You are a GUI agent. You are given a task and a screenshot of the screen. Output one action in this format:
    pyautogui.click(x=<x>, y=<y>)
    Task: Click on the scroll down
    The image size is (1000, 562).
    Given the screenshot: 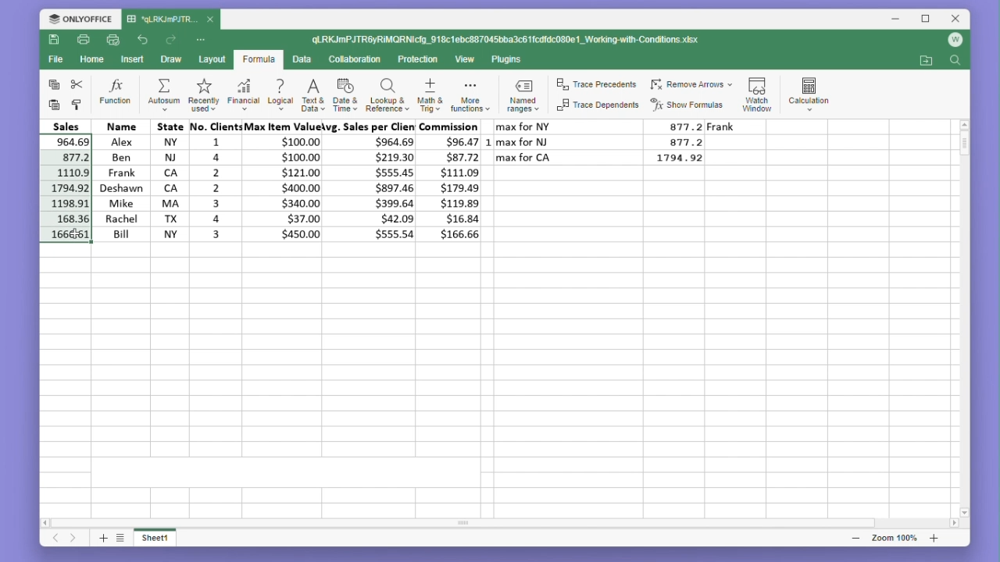 What is the action you would take?
    pyautogui.click(x=965, y=512)
    